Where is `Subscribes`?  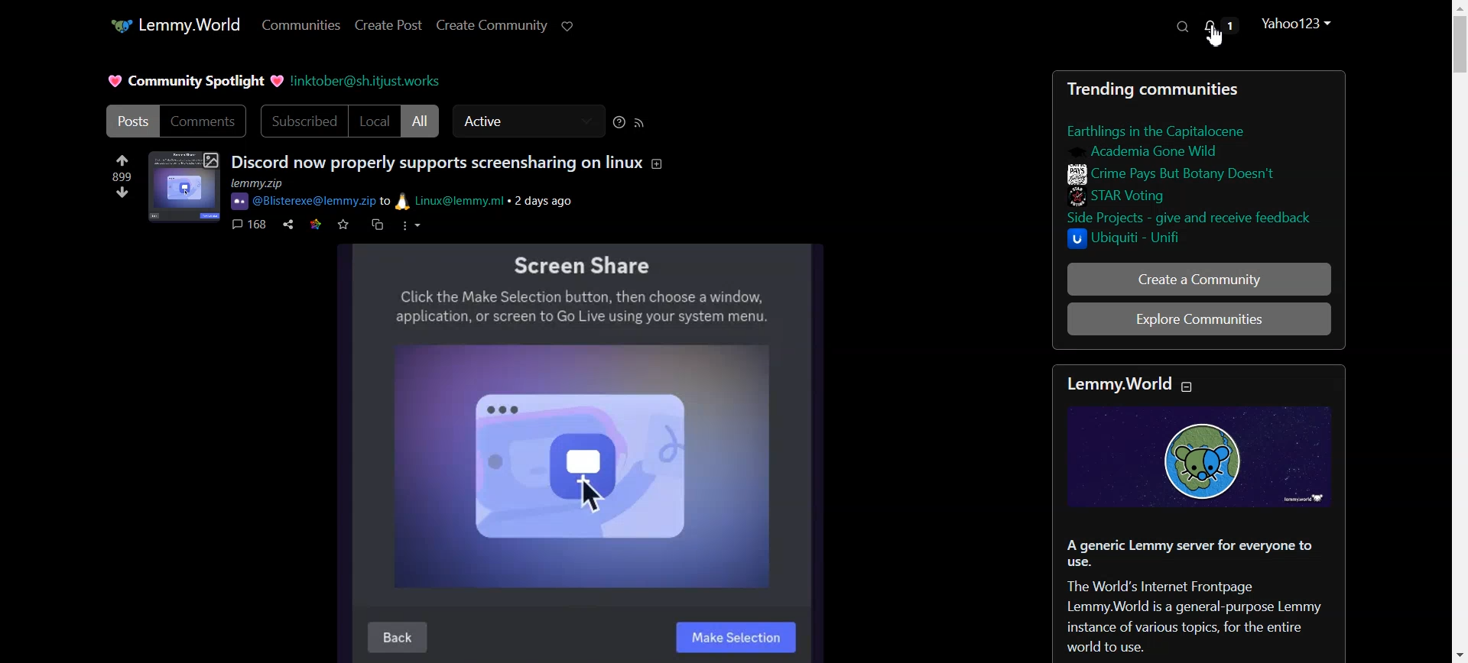 Subscribes is located at coordinates (302, 121).